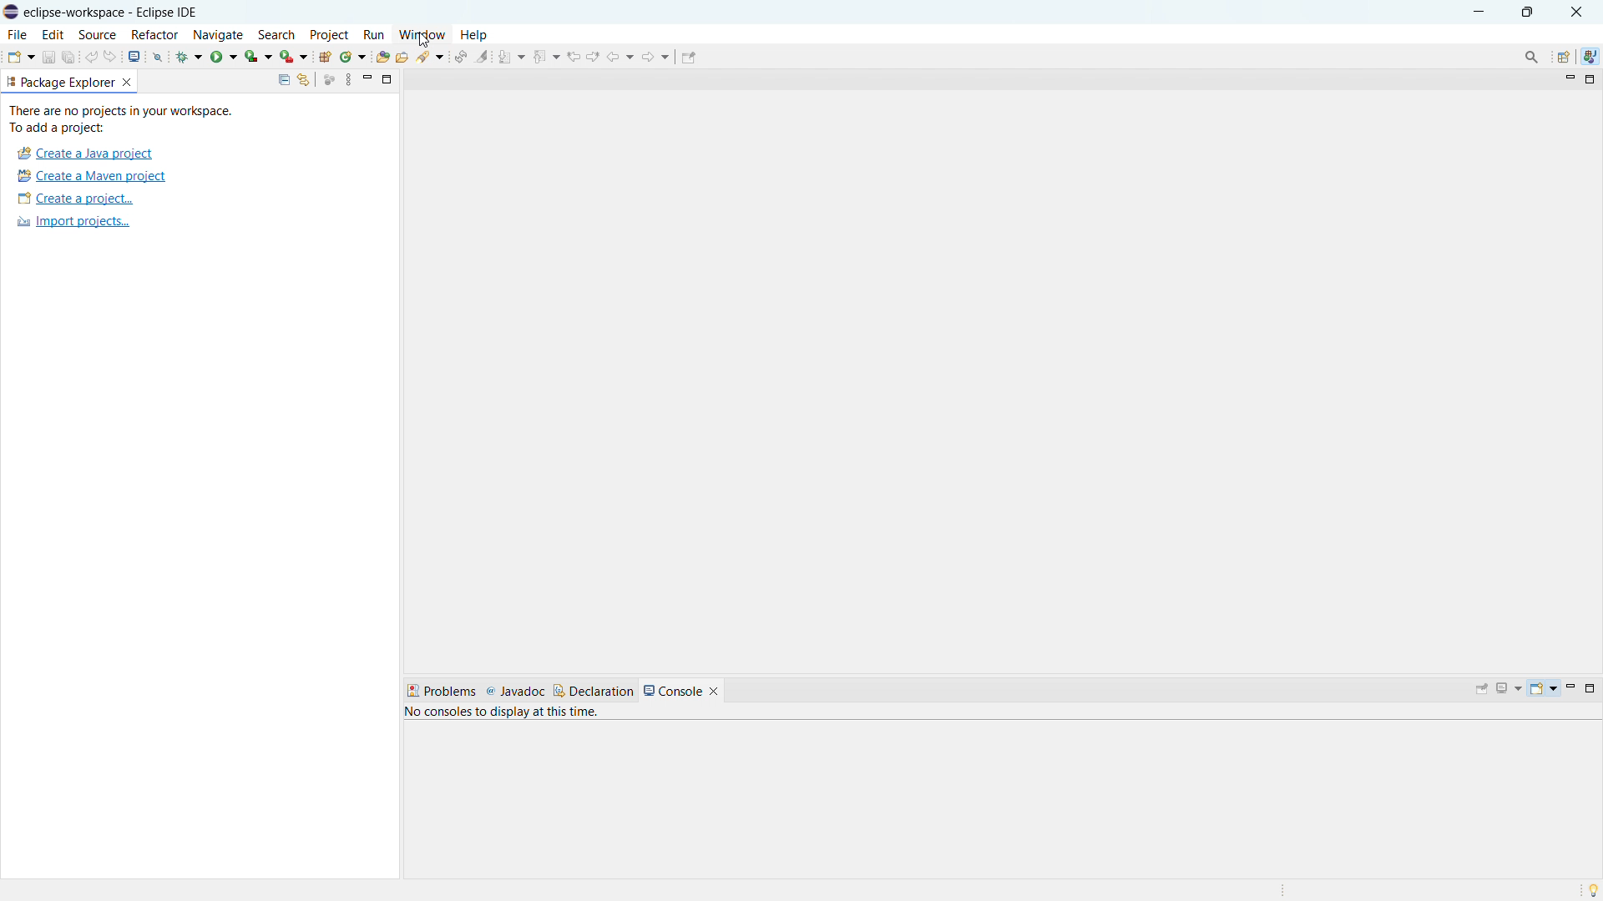 The height and width of the screenshot is (901, 1603). Describe the element at coordinates (99, 34) in the screenshot. I see `source` at that location.